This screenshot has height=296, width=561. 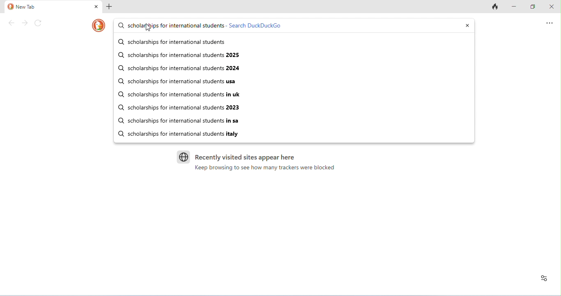 What do you see at coordinates (184, 134) in the screenshot?
I see `scholarships for international students italy` at bounding box center [184, 134].